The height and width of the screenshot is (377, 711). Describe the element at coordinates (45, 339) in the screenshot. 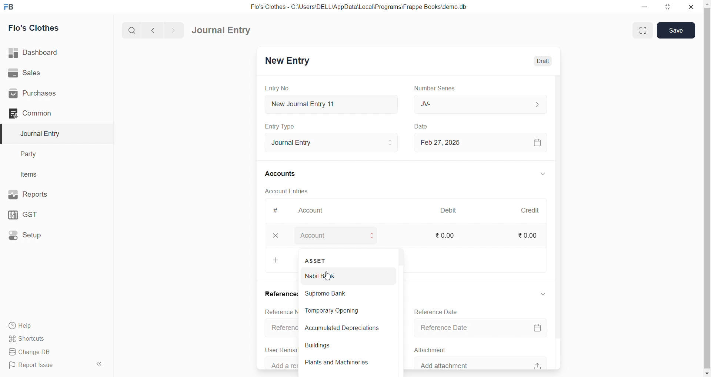

I see `Shortcuts` at that location.